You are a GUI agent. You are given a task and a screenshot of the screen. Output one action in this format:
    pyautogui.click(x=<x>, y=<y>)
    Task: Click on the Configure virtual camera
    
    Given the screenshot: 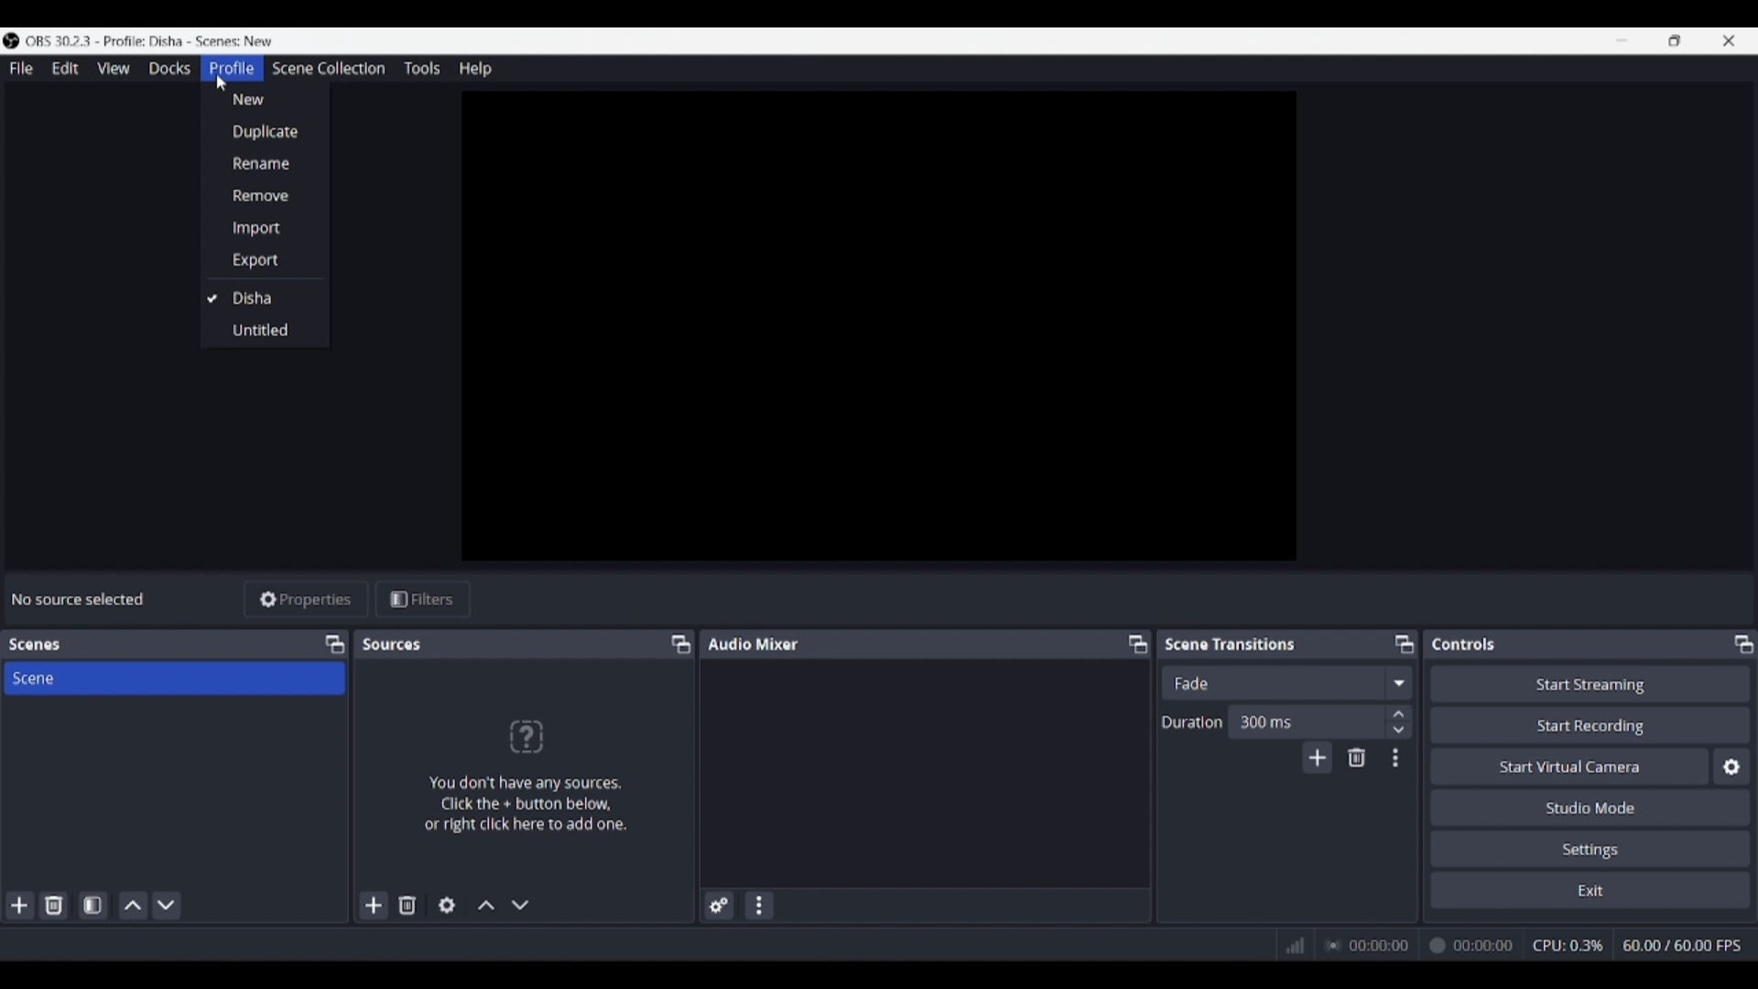 What is the action you would take?
    pyautogui.click(x=1731, y=766)
    